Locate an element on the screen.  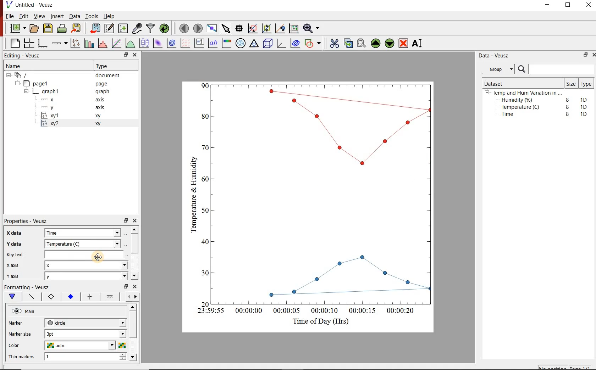
Select using dataset browser is located at coordinates (128, 233).